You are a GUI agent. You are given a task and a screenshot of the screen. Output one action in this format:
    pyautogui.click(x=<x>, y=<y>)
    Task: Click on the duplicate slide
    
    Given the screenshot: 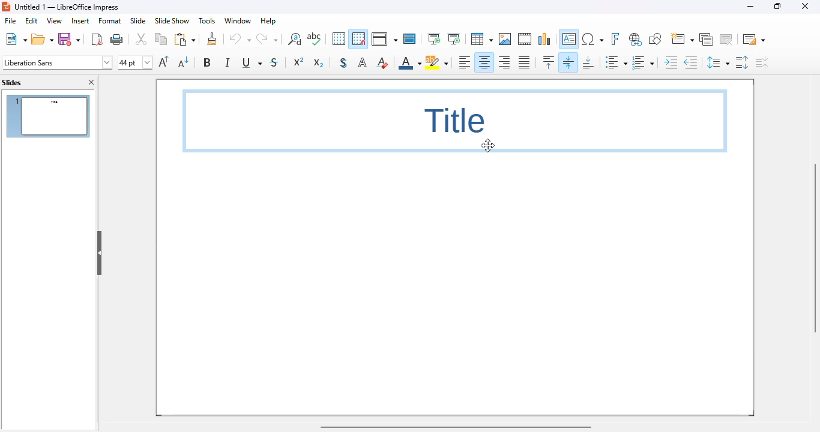 What is the action you would take?
    pyautogui.click(x=707, y=39)
    